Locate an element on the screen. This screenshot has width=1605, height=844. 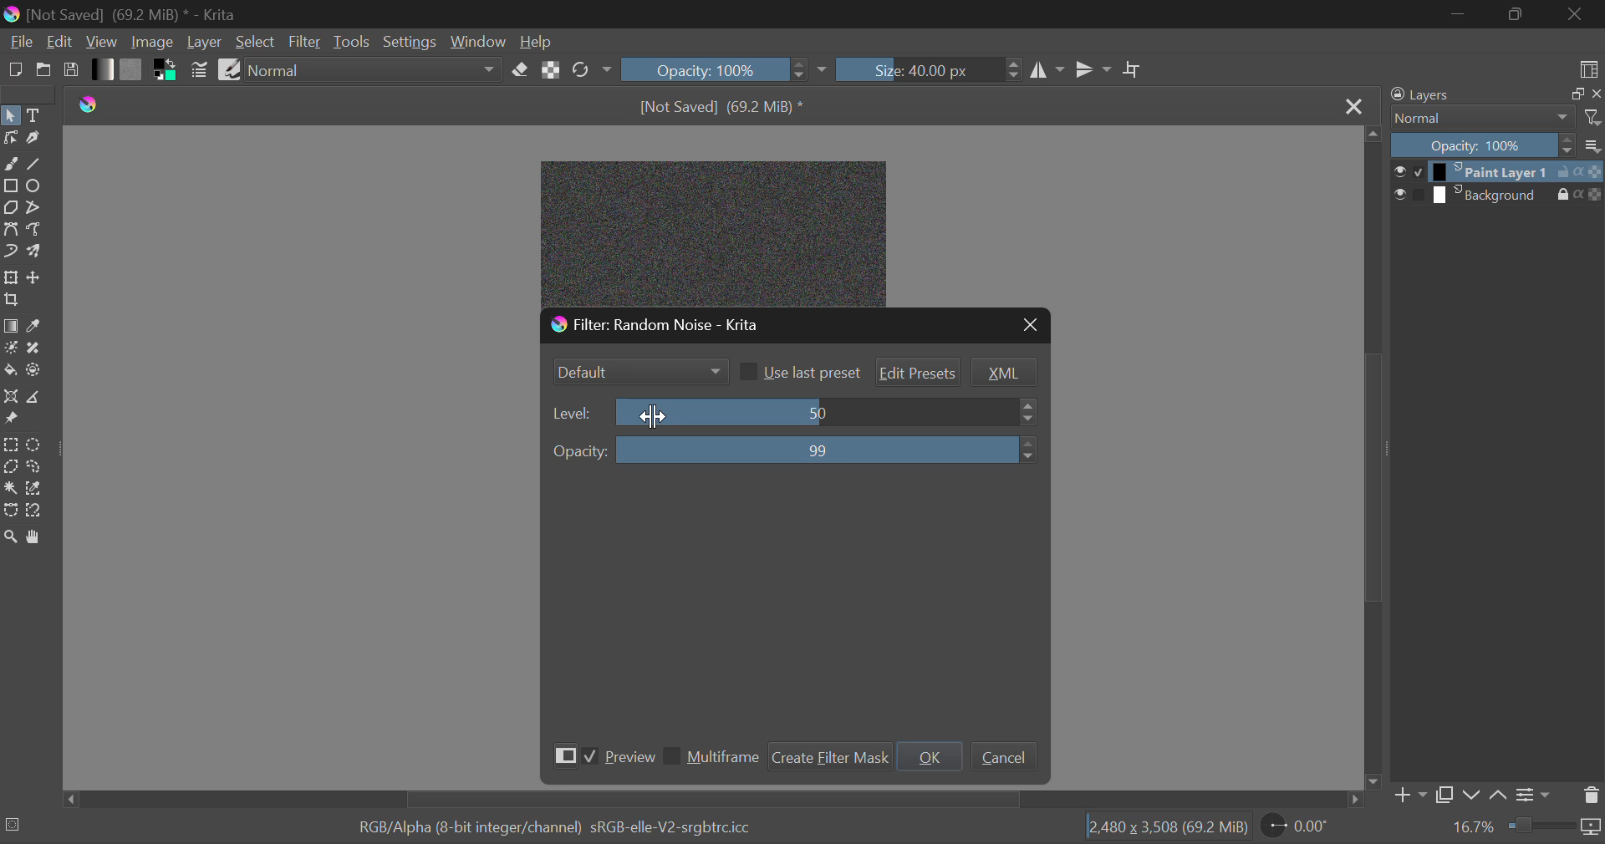
Paint layer 1 is located at coordinates (1487, 172).